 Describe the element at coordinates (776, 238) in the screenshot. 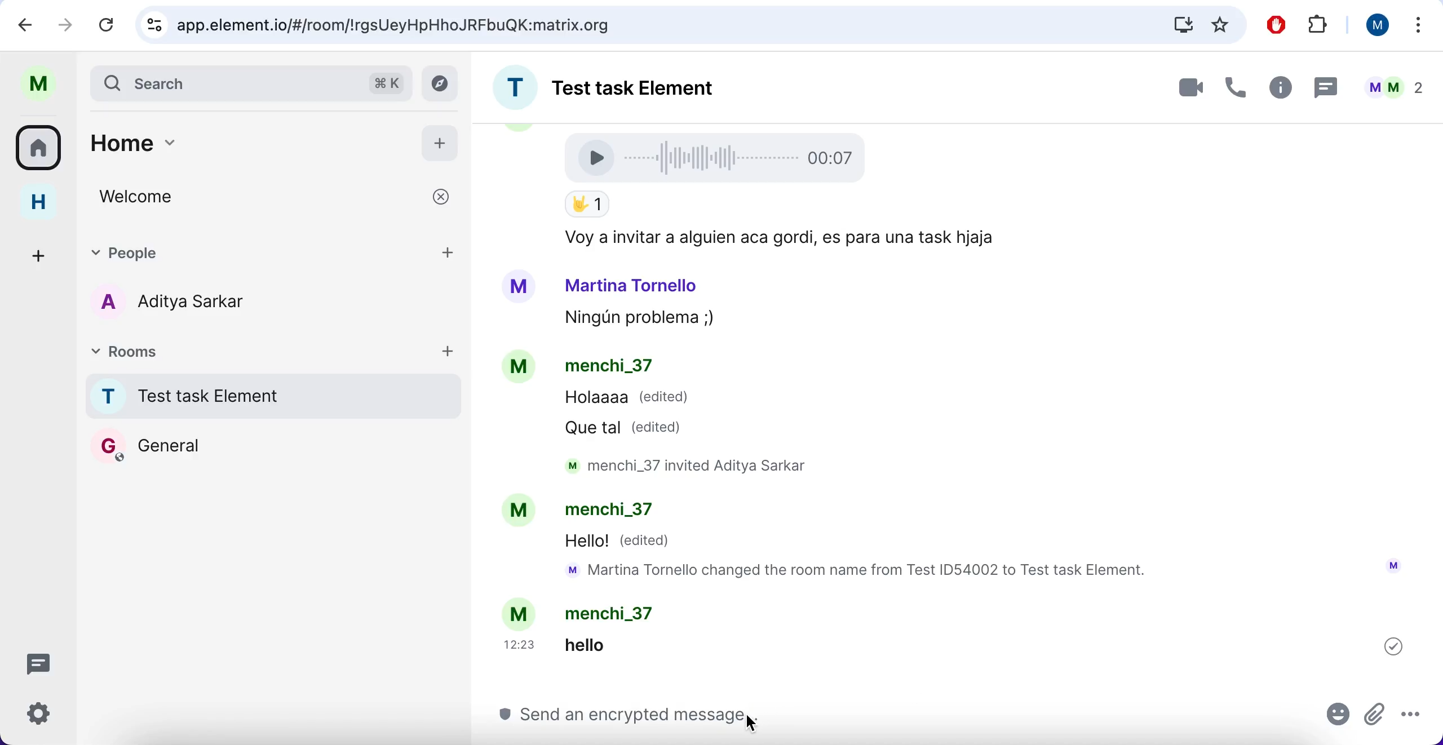

I see `Voy a invitar a alguien aca gordi, es para una task hjaja` at that location.